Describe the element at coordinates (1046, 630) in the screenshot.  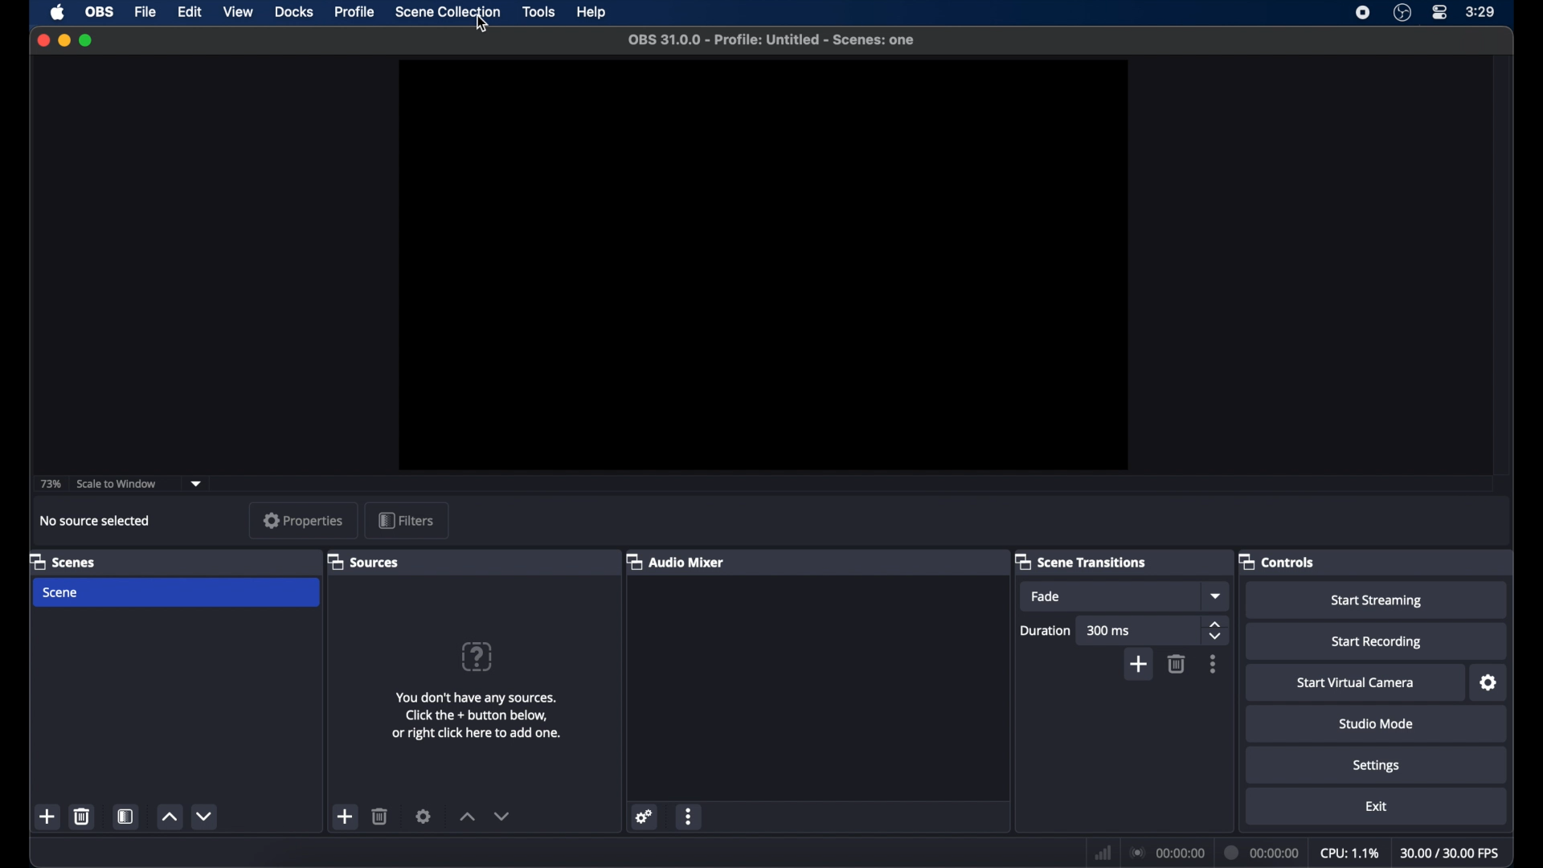
I see `duration` at that location.